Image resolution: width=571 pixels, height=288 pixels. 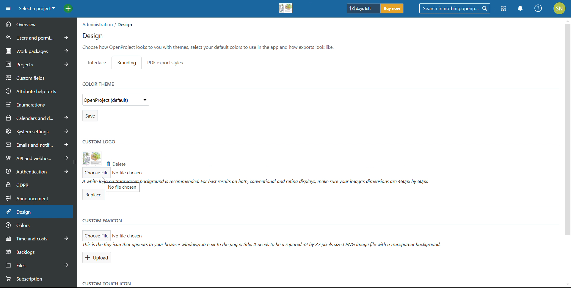 What do you see at coordinates (503, 9) in the screenshot?
I see `modules` at bounding box center [503, 9].